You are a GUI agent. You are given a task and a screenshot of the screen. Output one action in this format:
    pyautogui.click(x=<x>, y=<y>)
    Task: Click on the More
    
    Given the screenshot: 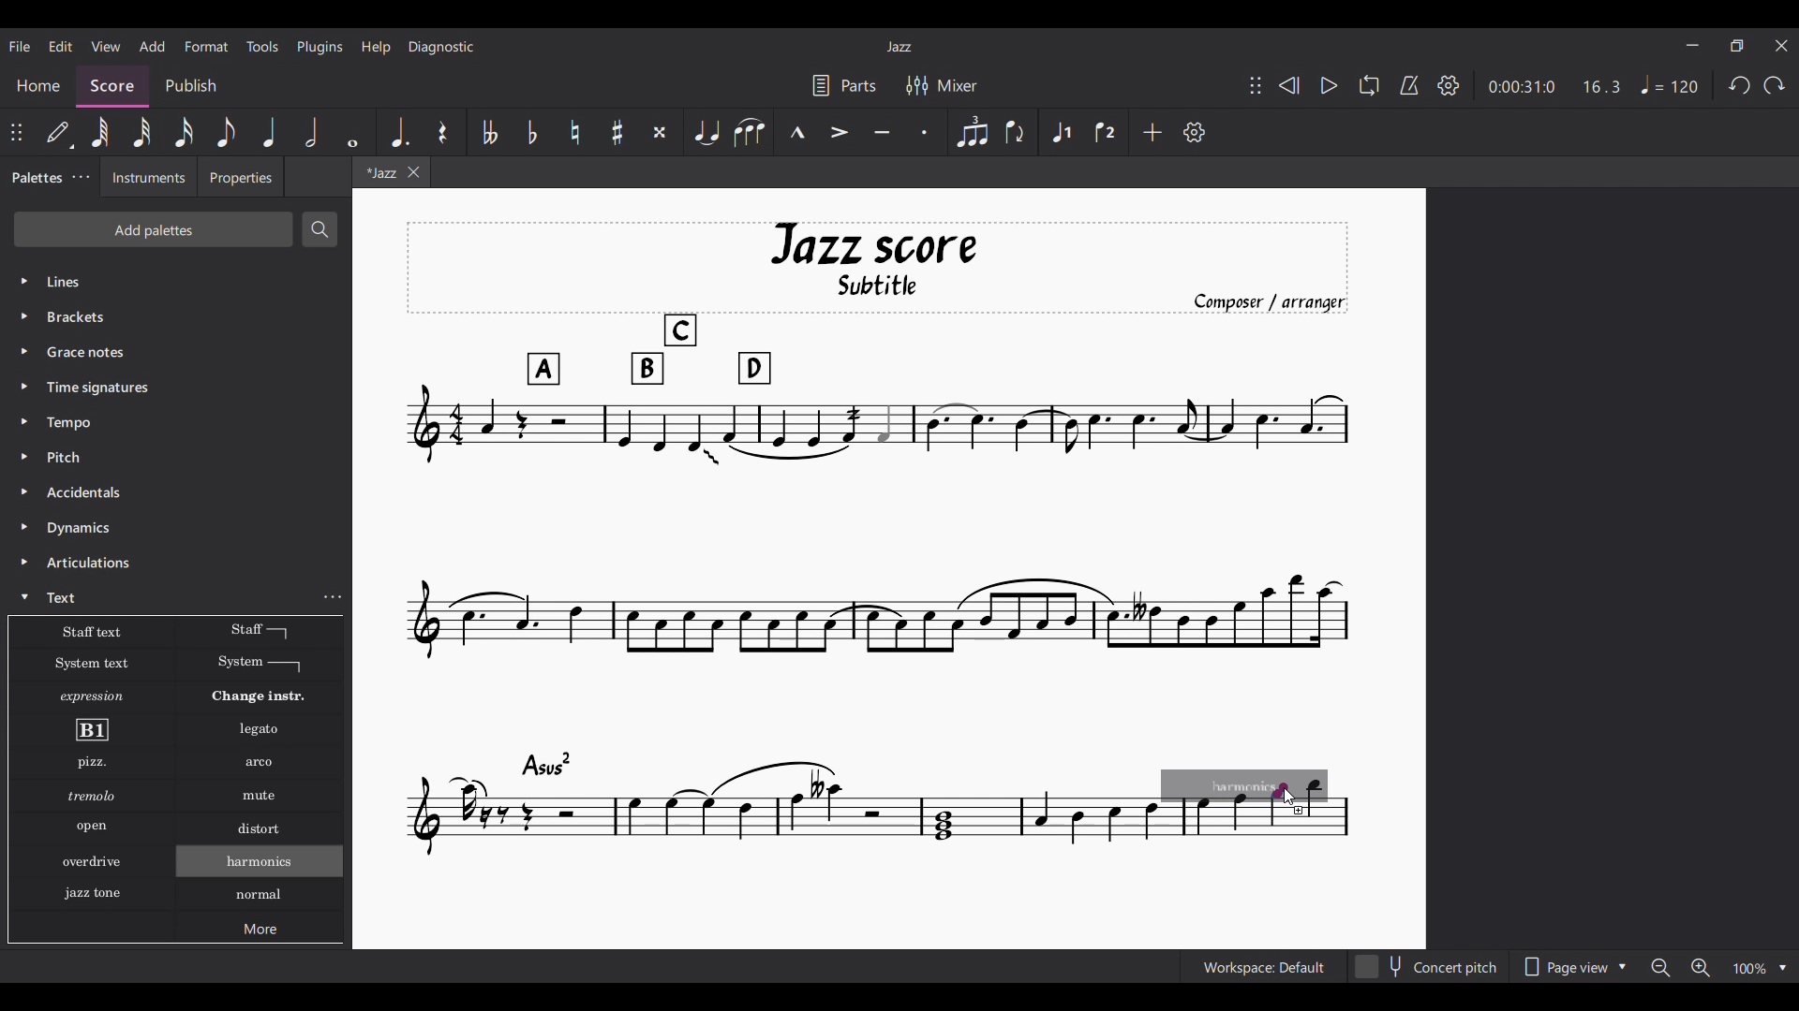 What is the action you would take?
    pyautogui.click(x=263, y=932)
    